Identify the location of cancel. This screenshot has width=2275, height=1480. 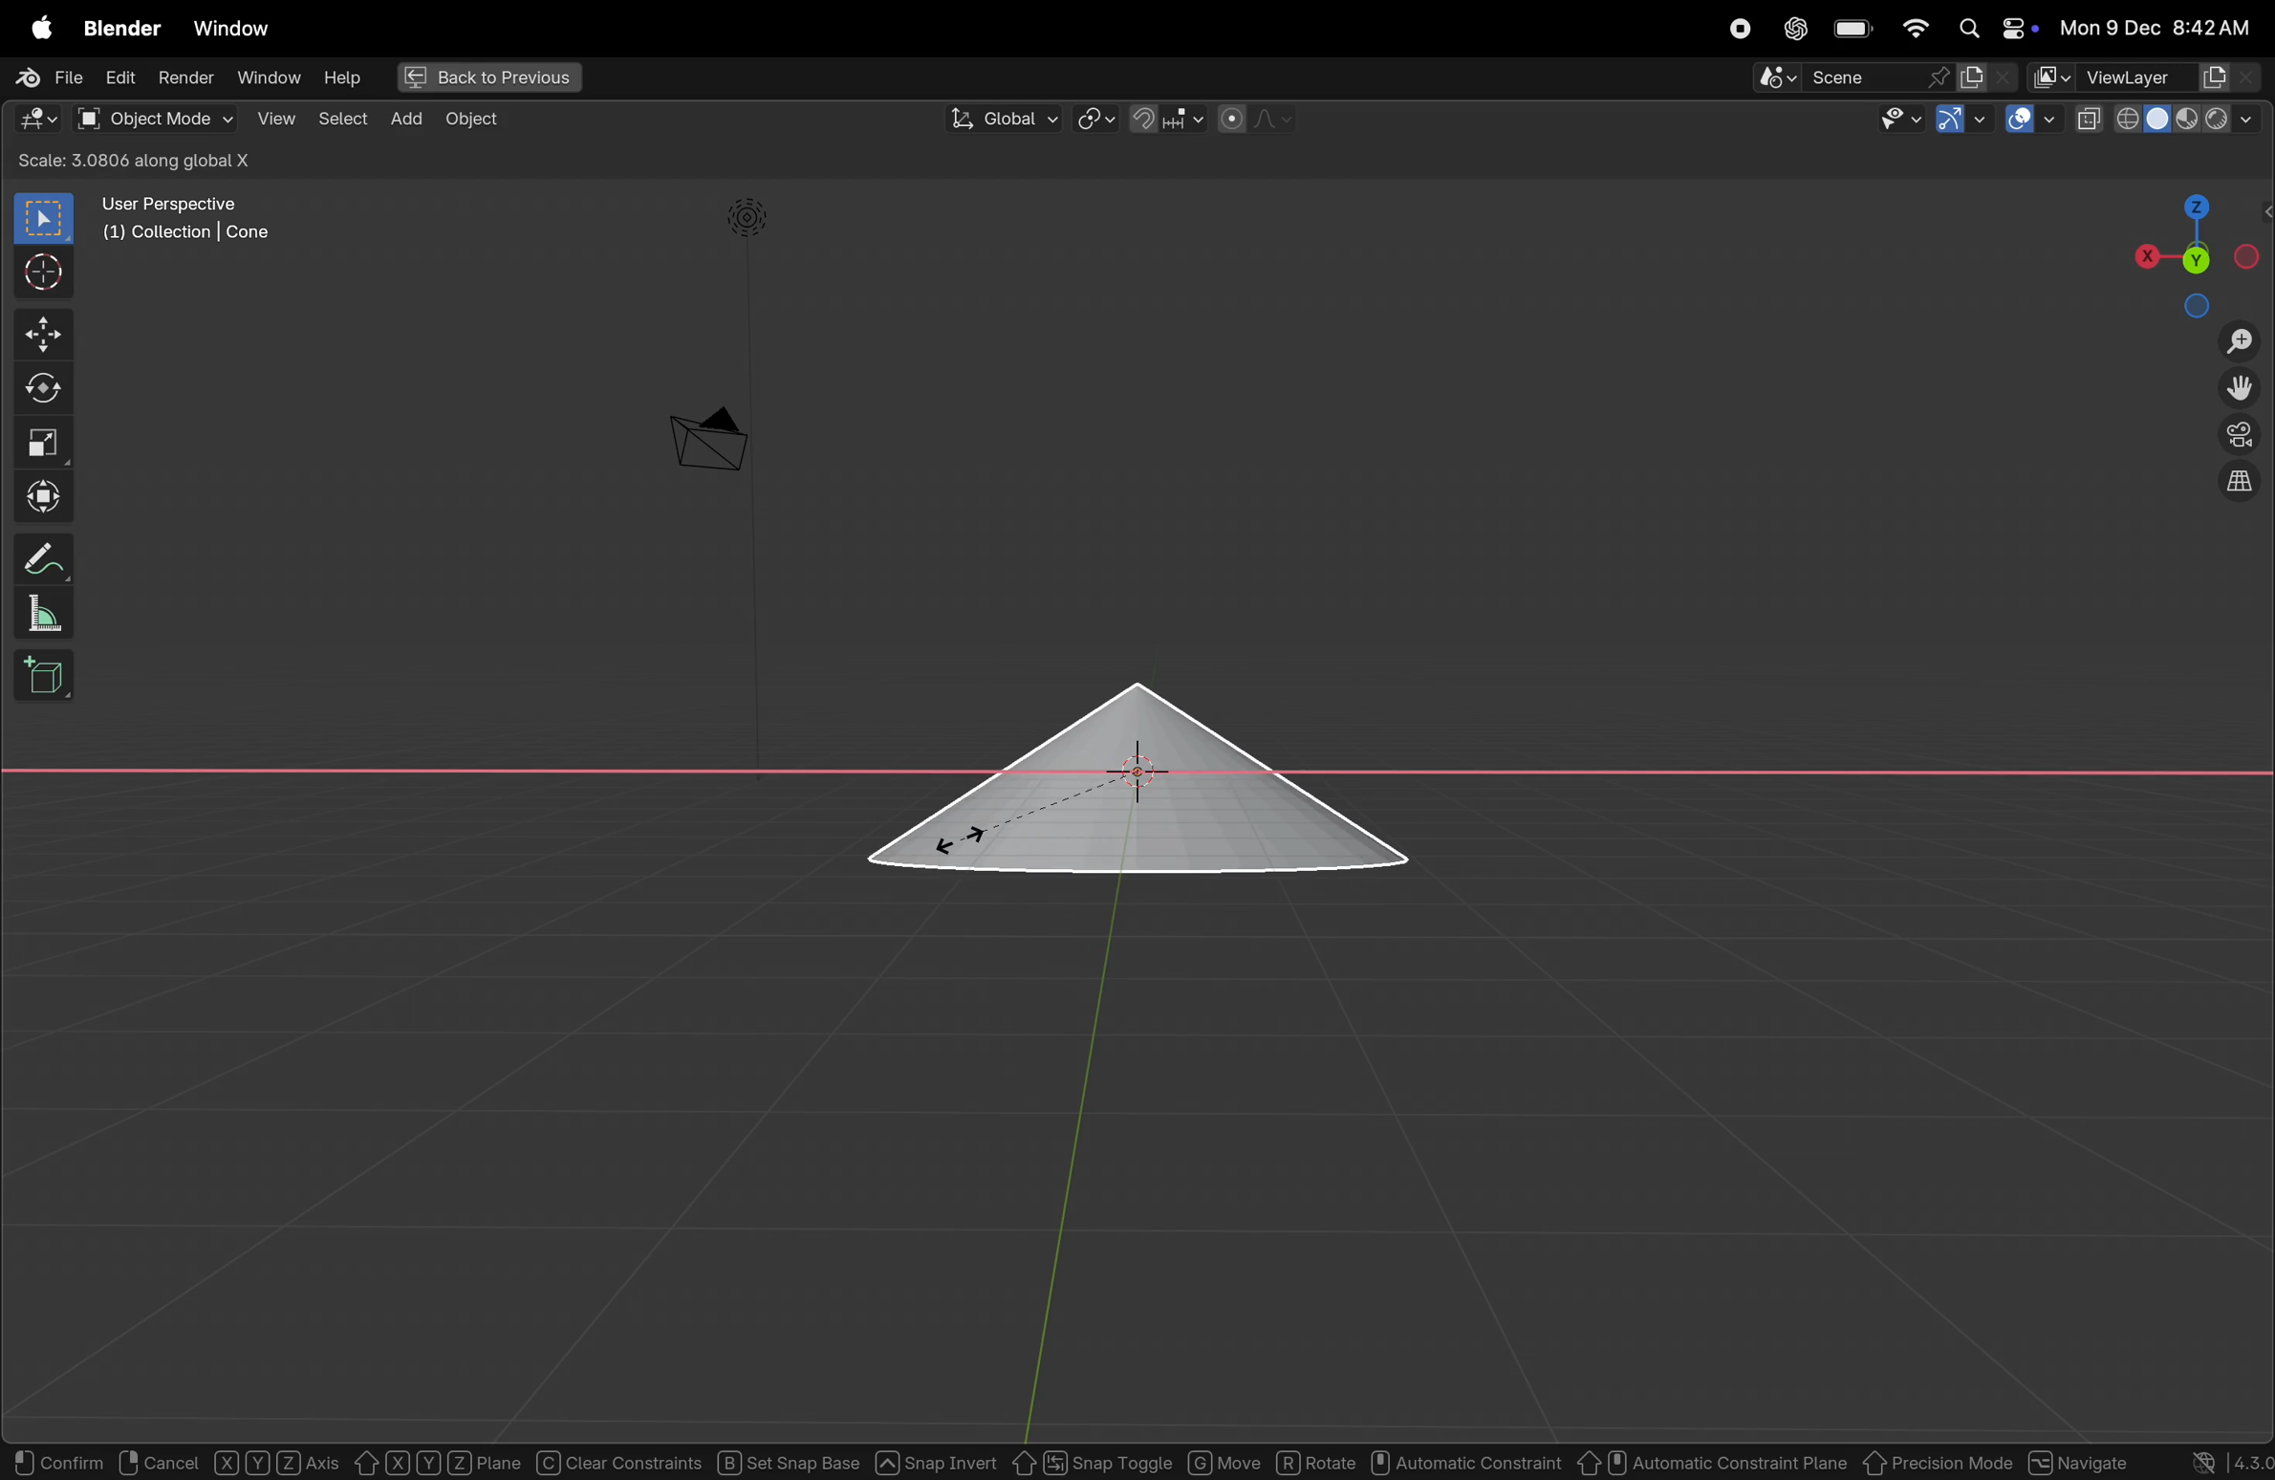
(157, 1461).